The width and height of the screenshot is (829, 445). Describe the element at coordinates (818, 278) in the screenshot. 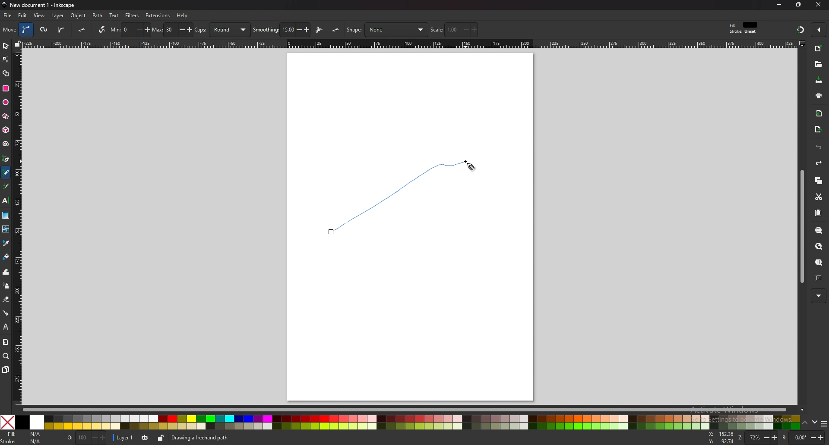

I see `zoom centre page` at that location.